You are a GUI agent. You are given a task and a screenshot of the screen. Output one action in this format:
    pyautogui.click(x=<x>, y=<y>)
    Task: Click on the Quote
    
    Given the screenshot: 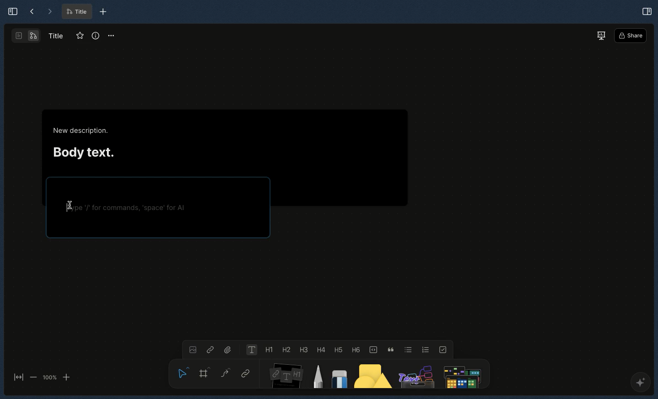 What is the action you would take?
    pyautogui.click(x=389, y=349)
    